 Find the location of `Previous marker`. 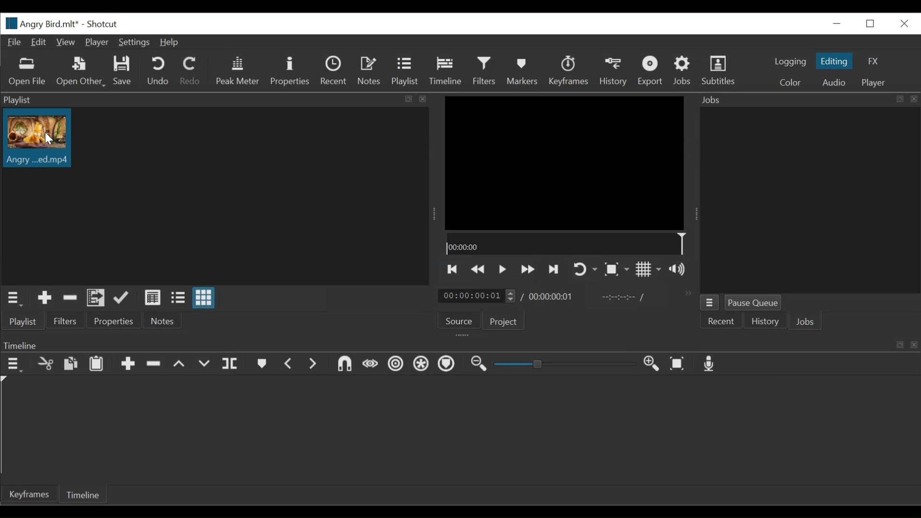

Previous marker is located at coordinates (289, 364).